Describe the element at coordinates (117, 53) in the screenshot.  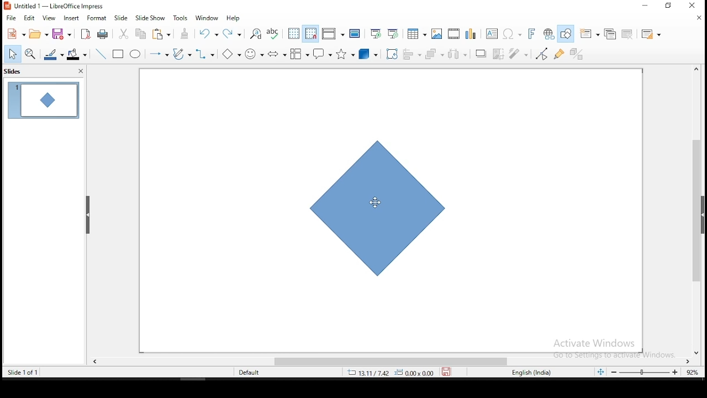
I see `rectangle` at that location.